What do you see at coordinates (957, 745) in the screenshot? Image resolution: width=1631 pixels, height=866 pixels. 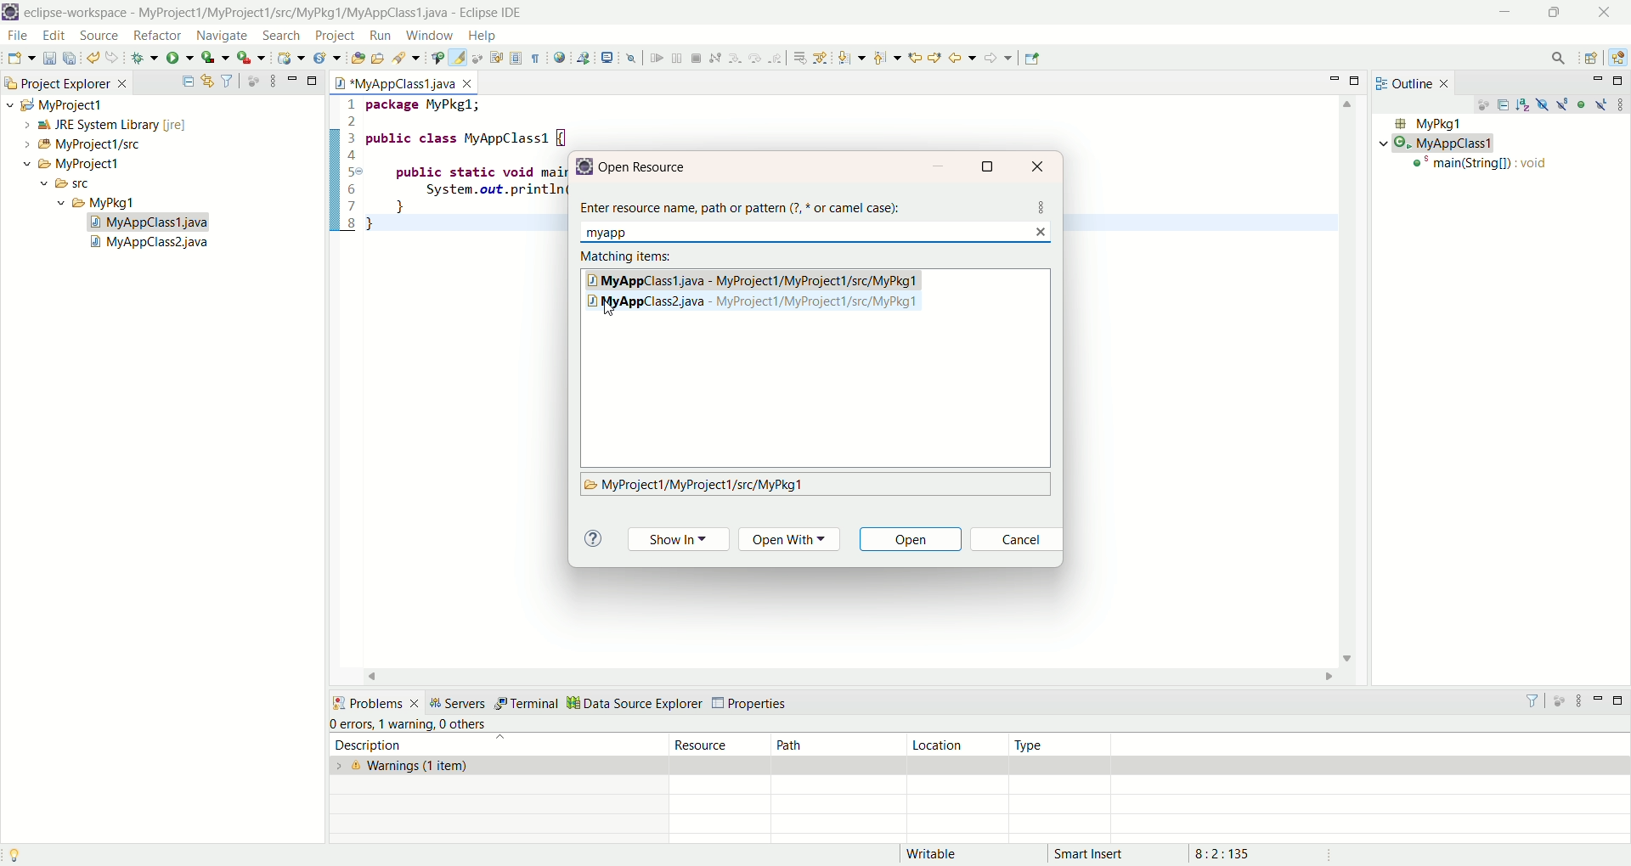 I see `location` at bounding box center [957, 745].